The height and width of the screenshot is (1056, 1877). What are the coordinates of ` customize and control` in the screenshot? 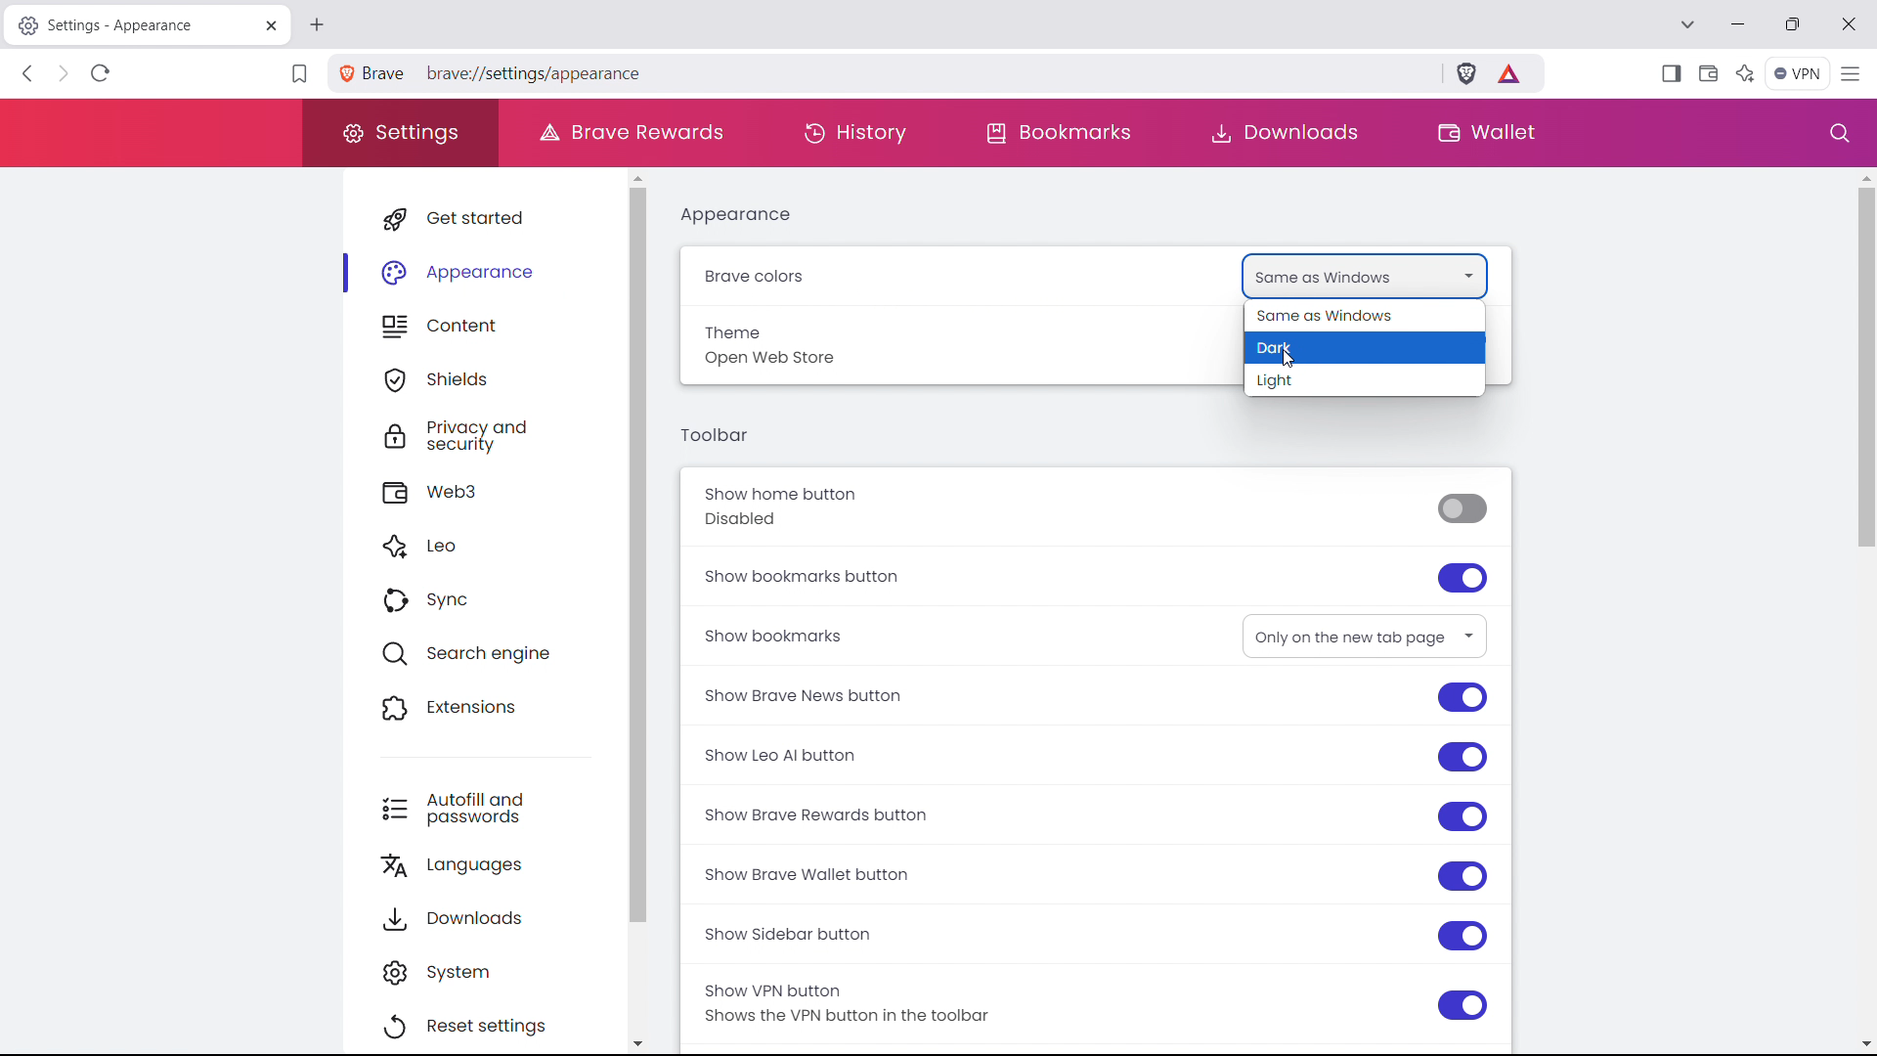 It's located at (1853, 72).